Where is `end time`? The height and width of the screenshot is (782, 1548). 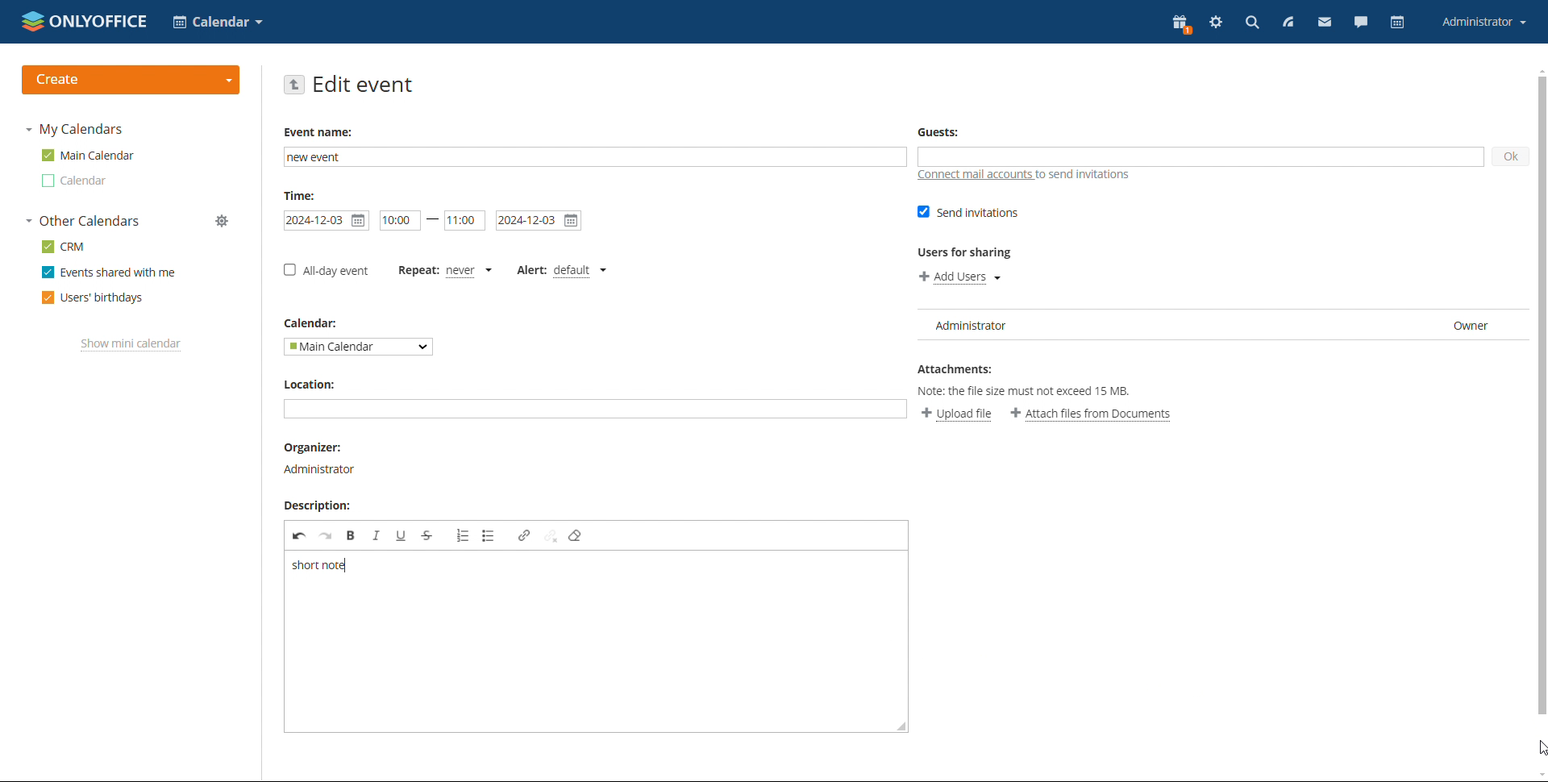
end time is located at coordinates (464, 221).